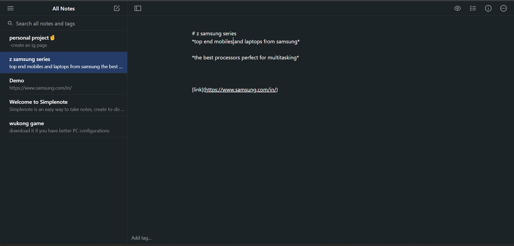  I want to click on note title and preview, so click(65, 105).